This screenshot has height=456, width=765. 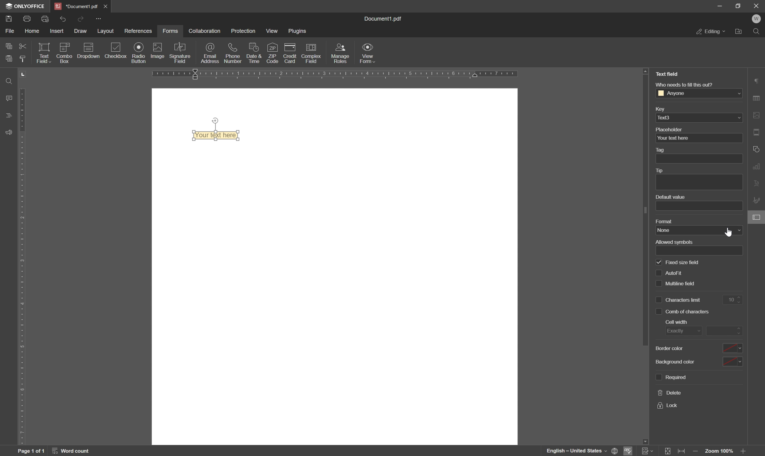 I want to click on tip, so click(x=662, y=171).